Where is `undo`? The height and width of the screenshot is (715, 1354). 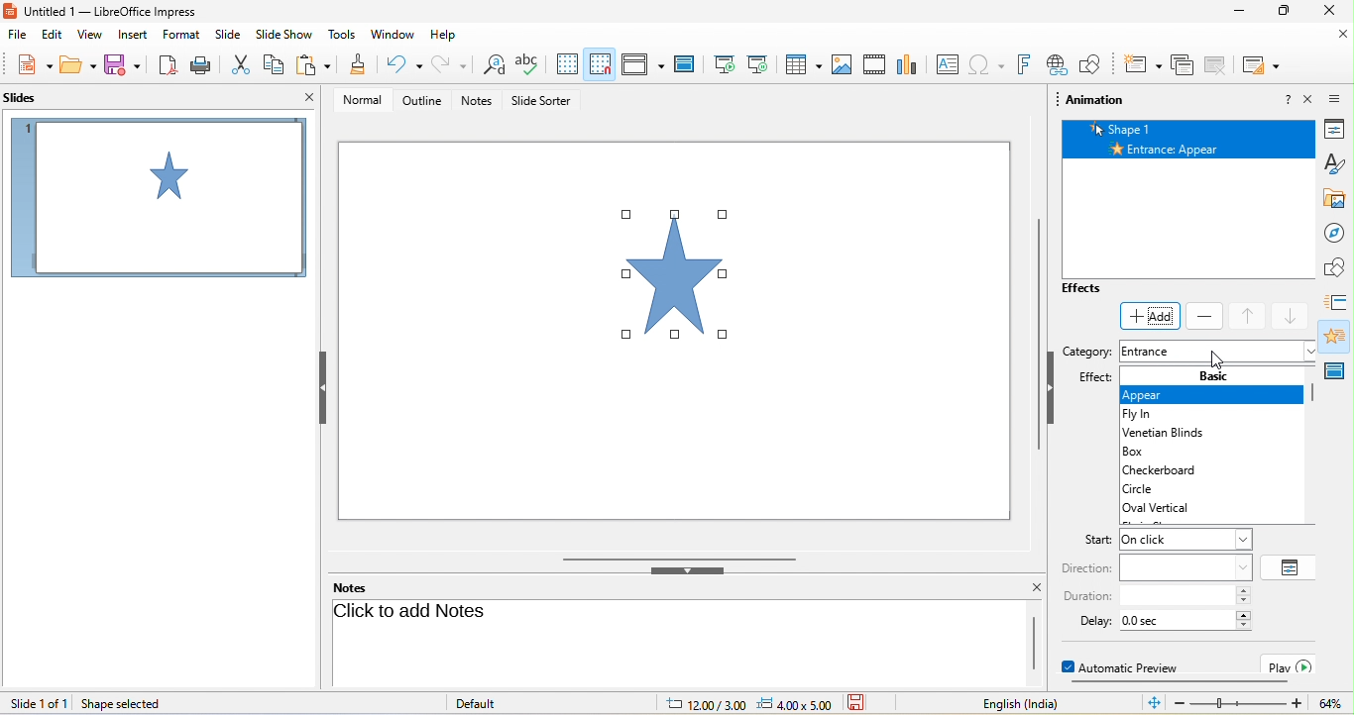 undo is located at coordinates (399, 64).